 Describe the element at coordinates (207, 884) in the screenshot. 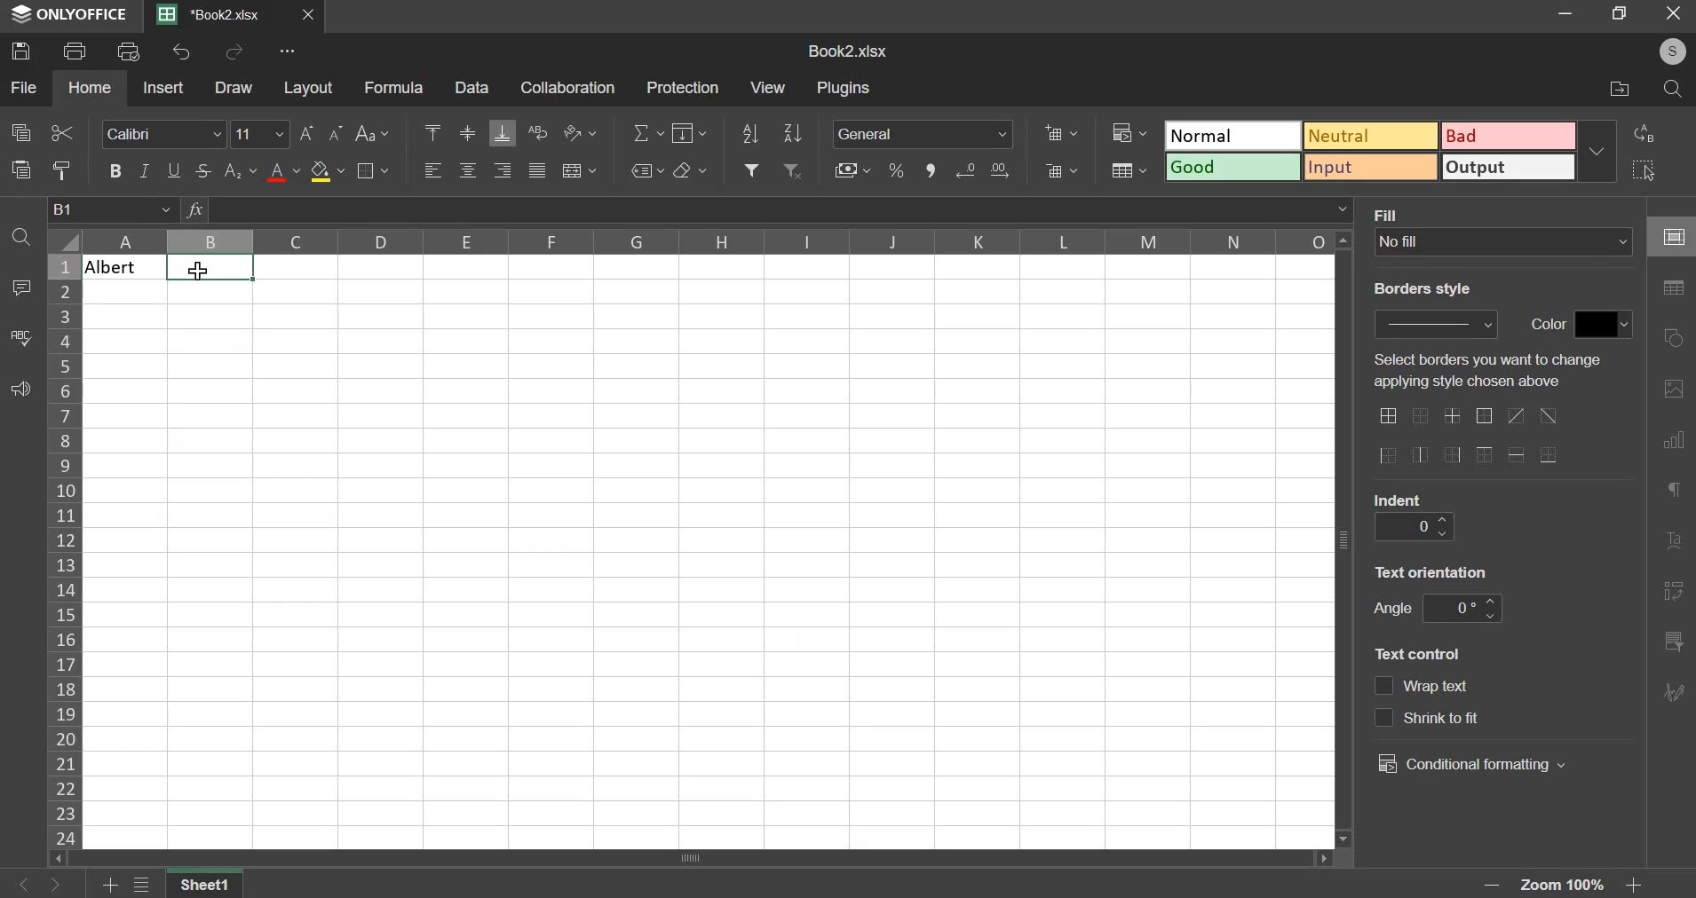

I see `Sheet name` at that location.